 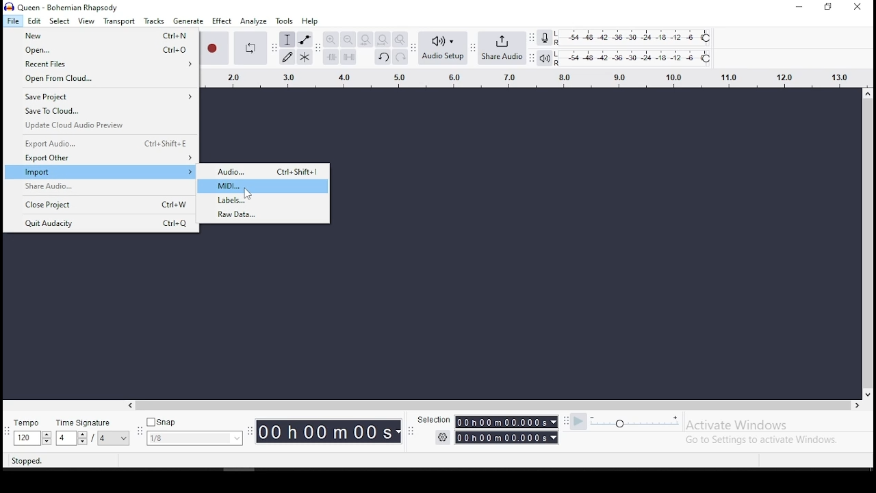 I want to click on icon, so click(x=63, y=6).